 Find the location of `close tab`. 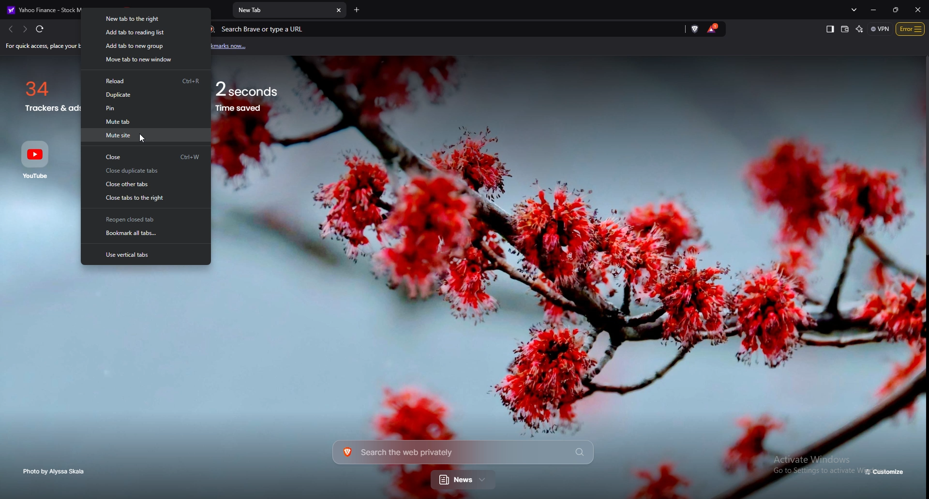

close tab is located at coordinates (339, 11).